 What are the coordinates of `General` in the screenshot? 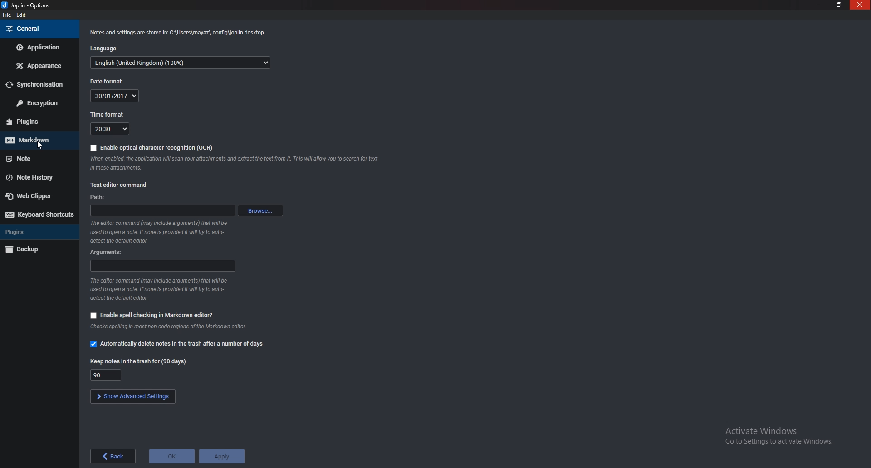 It's located at (38, 29).